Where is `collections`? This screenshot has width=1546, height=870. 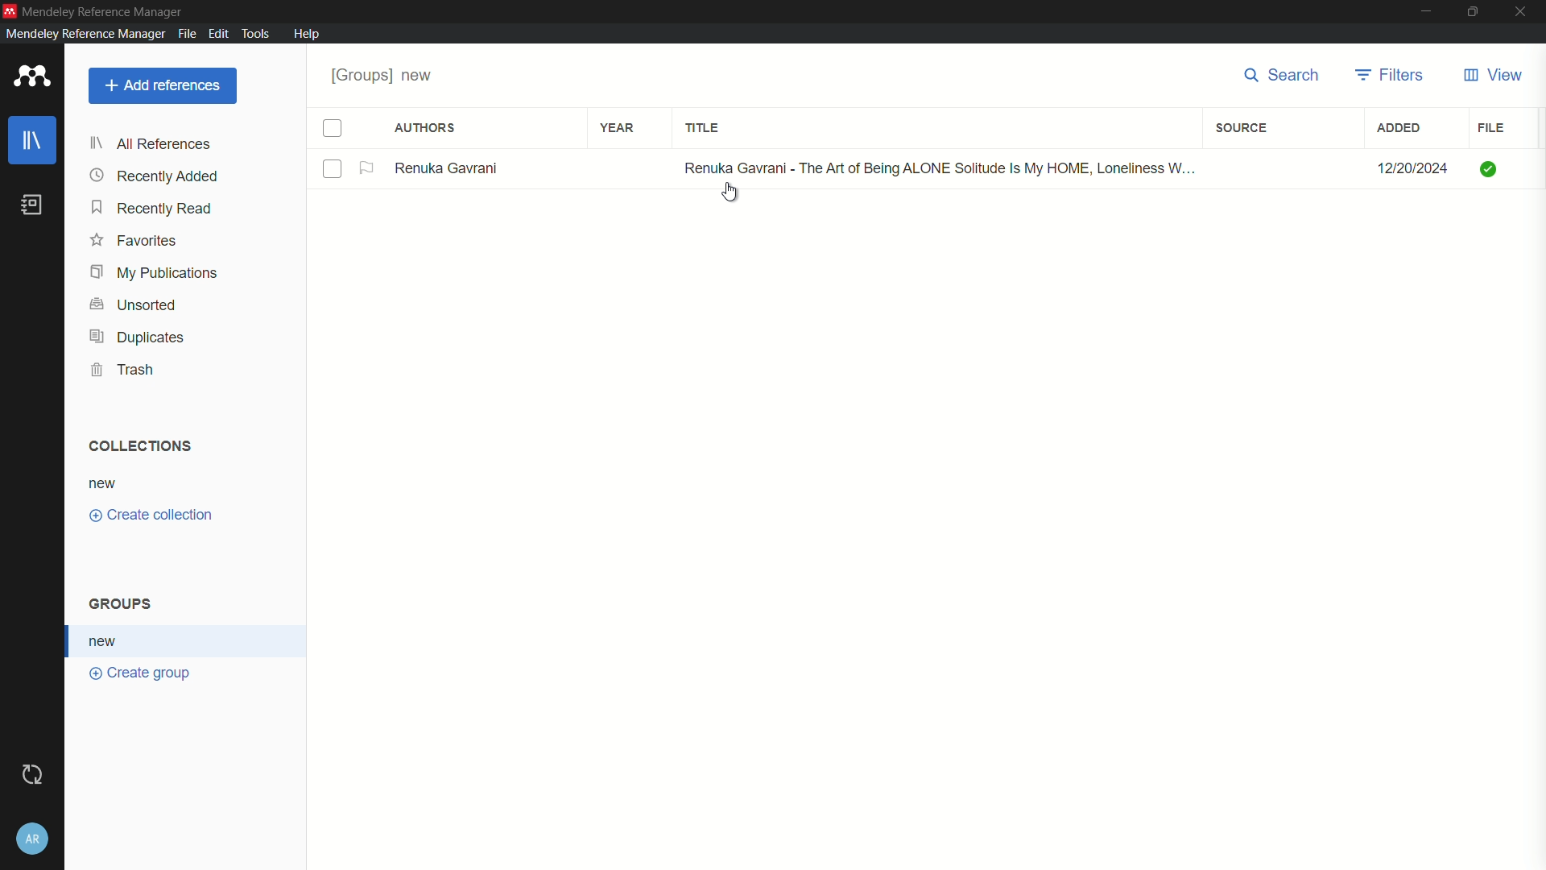
collections is located at coordinates (141, 446).